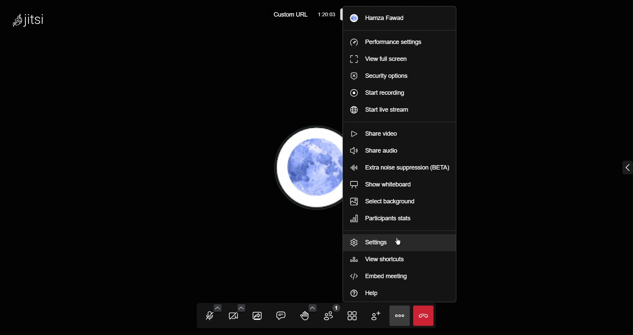 Image resolution: width=633 pixels, height=335 pixels. I want to click on Add Participant, so click(379, 316).